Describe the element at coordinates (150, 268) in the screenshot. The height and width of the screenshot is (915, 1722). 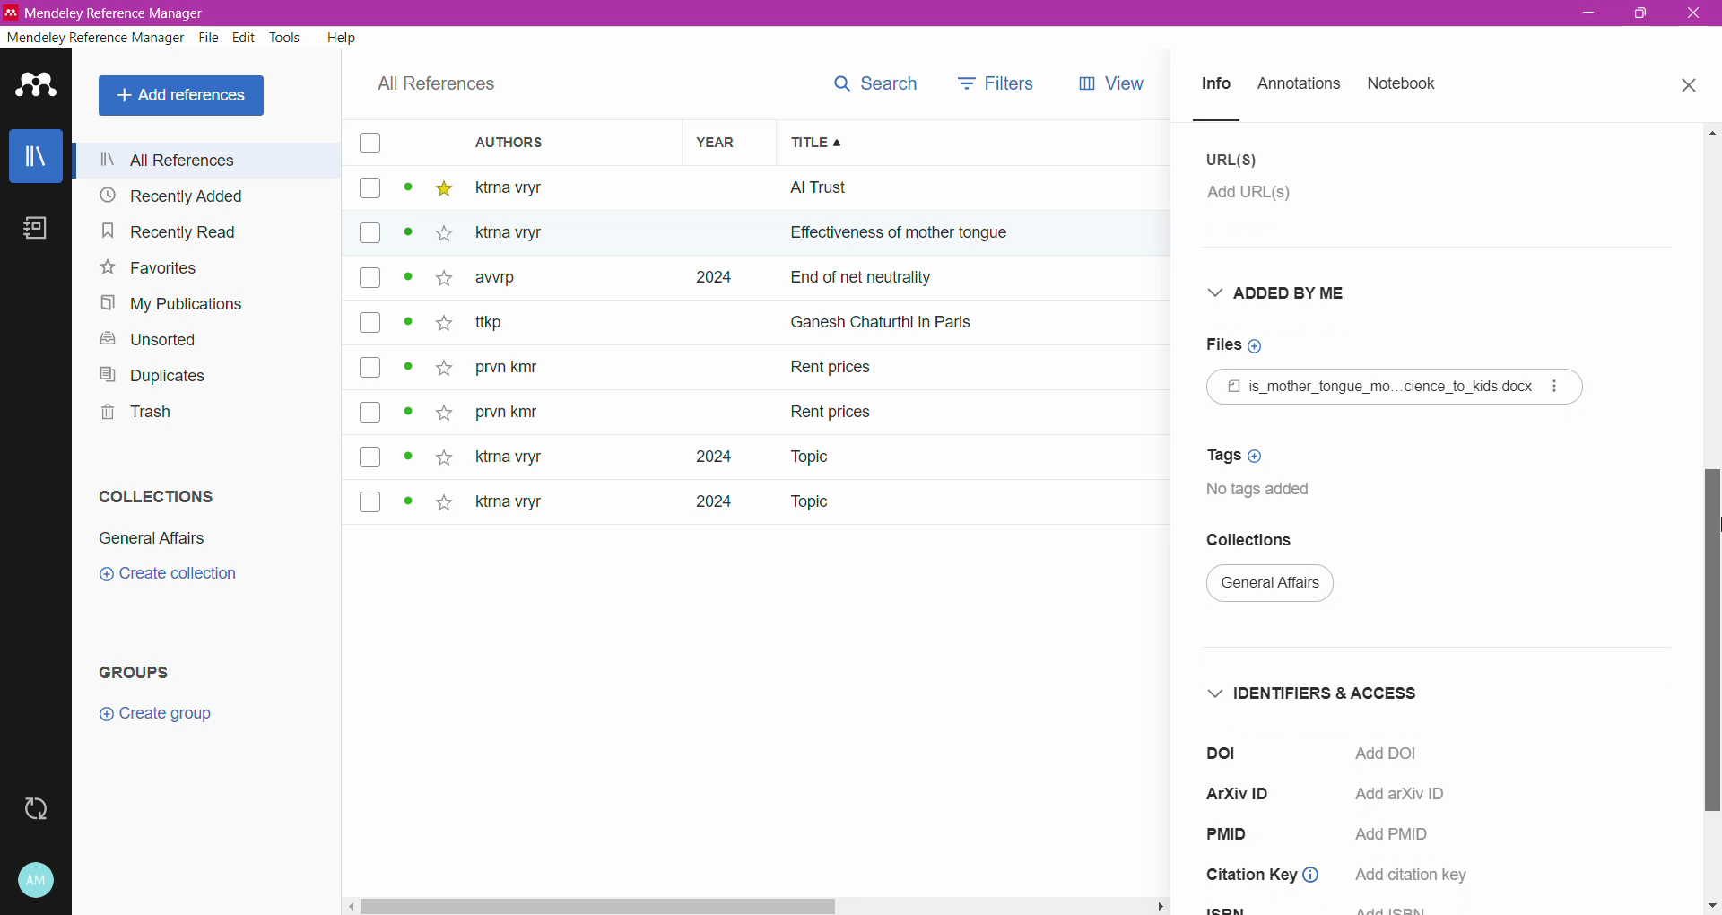
I see `Favorites` at that location.